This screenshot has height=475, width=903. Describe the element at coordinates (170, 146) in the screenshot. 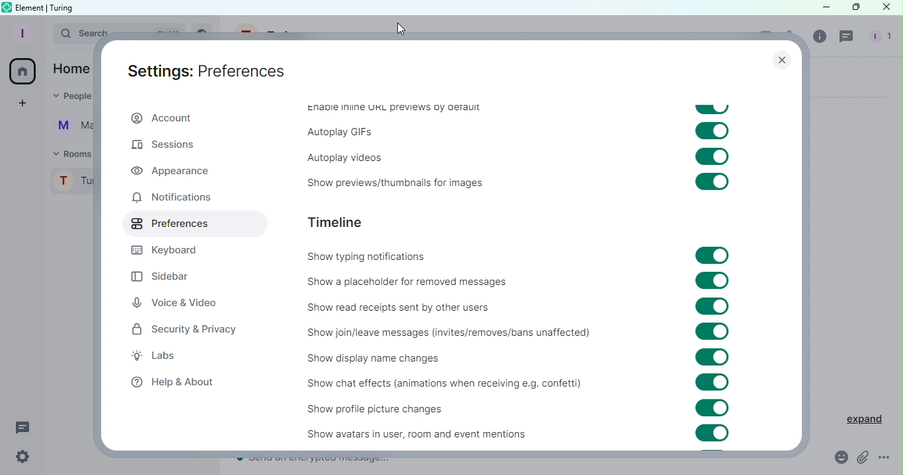

I see `Sessions` at that location.